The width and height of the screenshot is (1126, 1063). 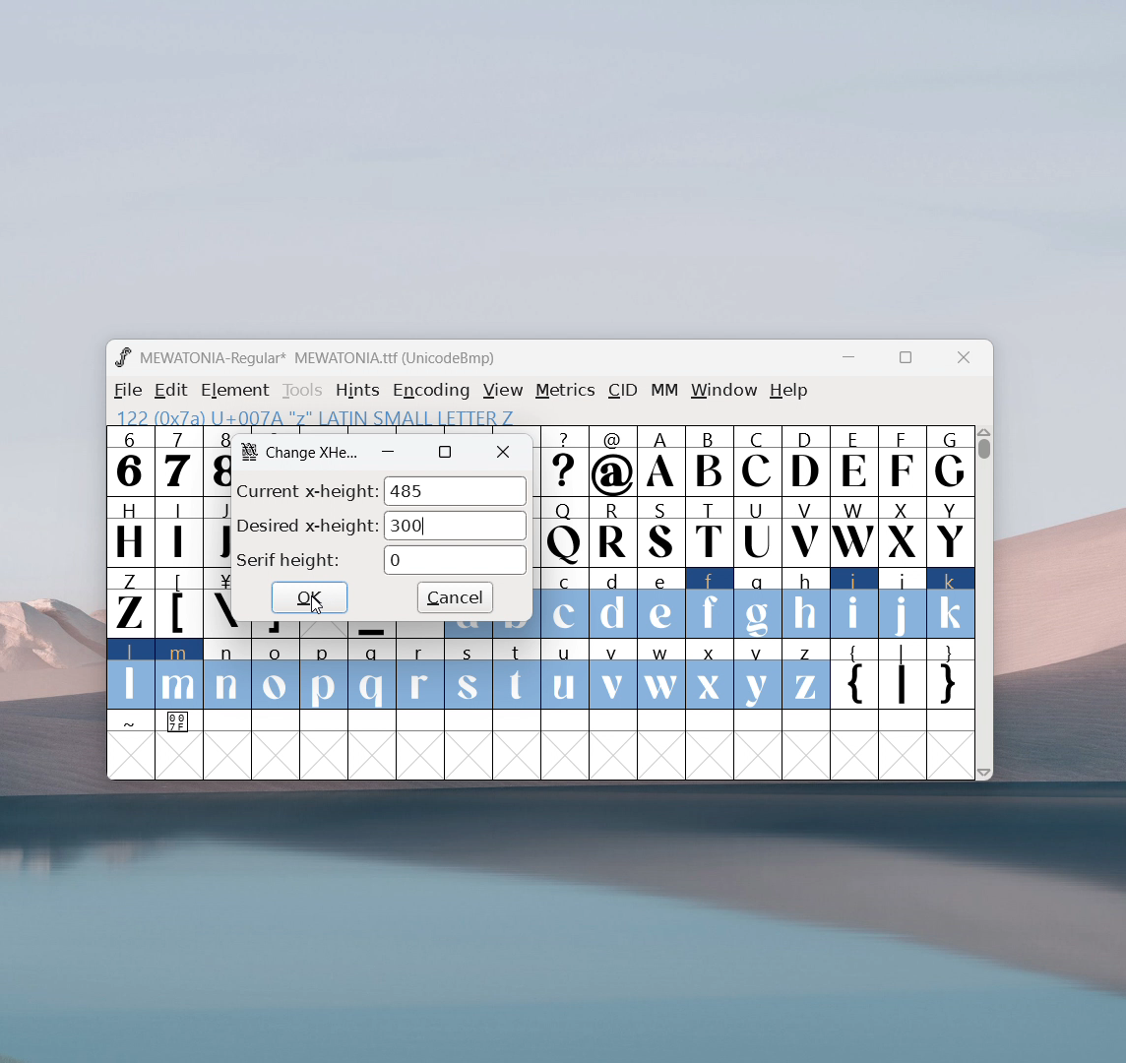 What do you see at coordinates (804, 600) in the screenshot?
I see `h` at bounding box center [804, 600].